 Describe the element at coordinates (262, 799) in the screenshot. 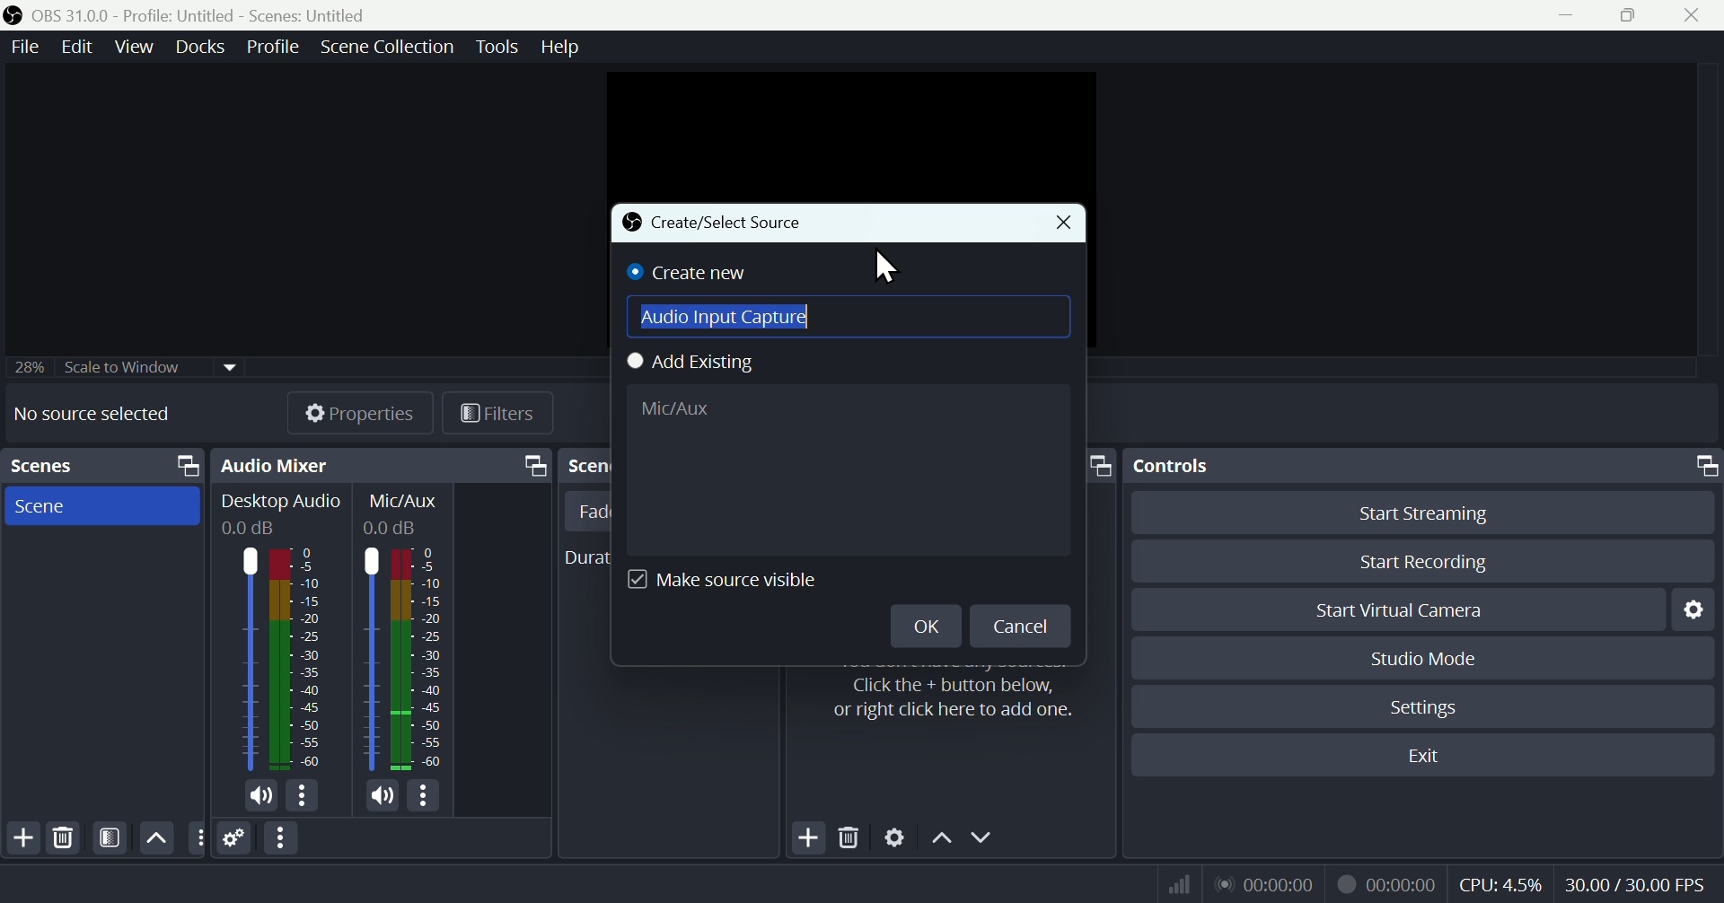

I see `(un)mute` at that location.